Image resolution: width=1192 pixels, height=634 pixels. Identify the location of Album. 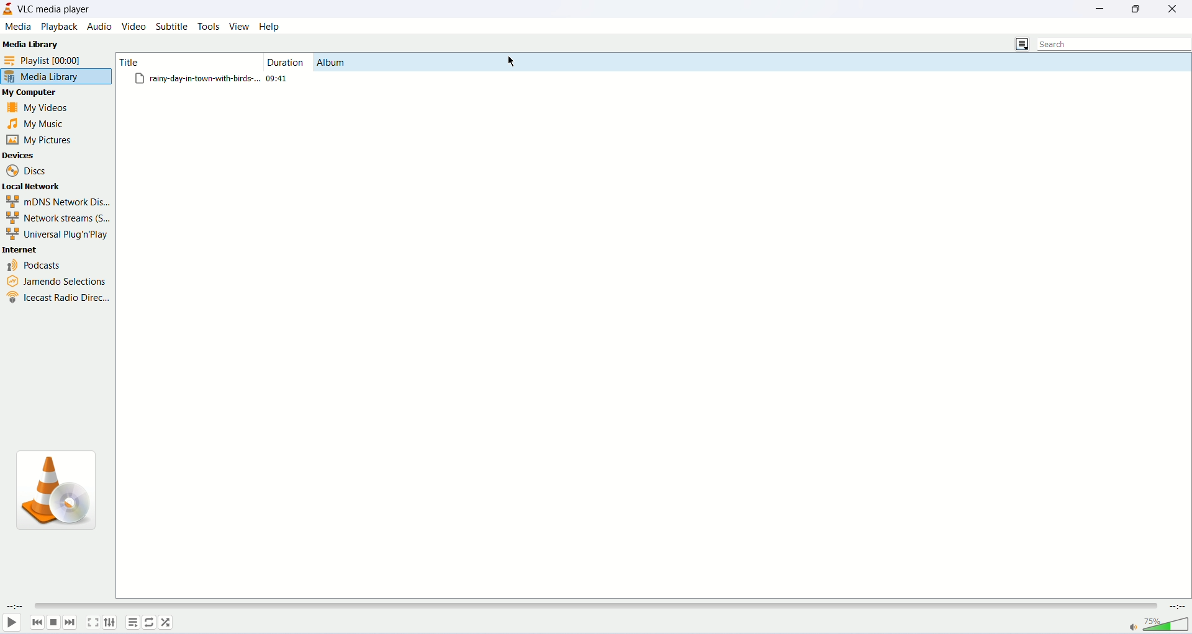
(344, 62).